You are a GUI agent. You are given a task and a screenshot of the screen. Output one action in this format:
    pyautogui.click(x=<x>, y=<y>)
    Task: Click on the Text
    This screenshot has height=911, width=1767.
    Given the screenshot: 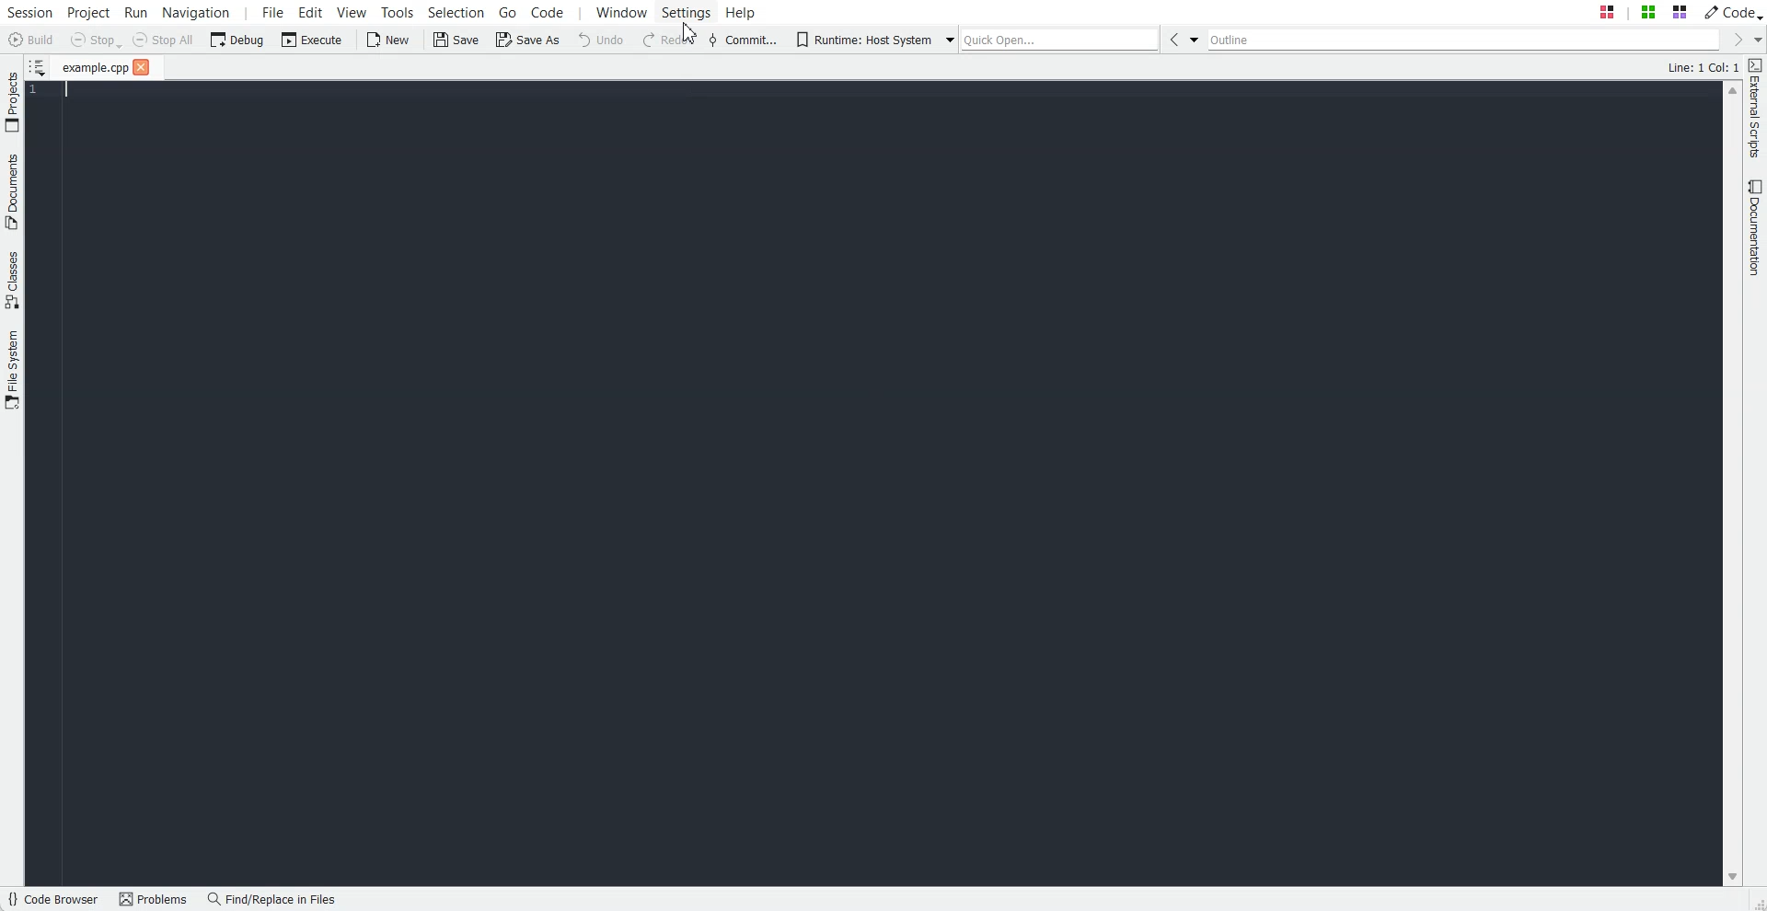 What is the action you would take?
    pyautogui.click(x=1703, y=66)
    